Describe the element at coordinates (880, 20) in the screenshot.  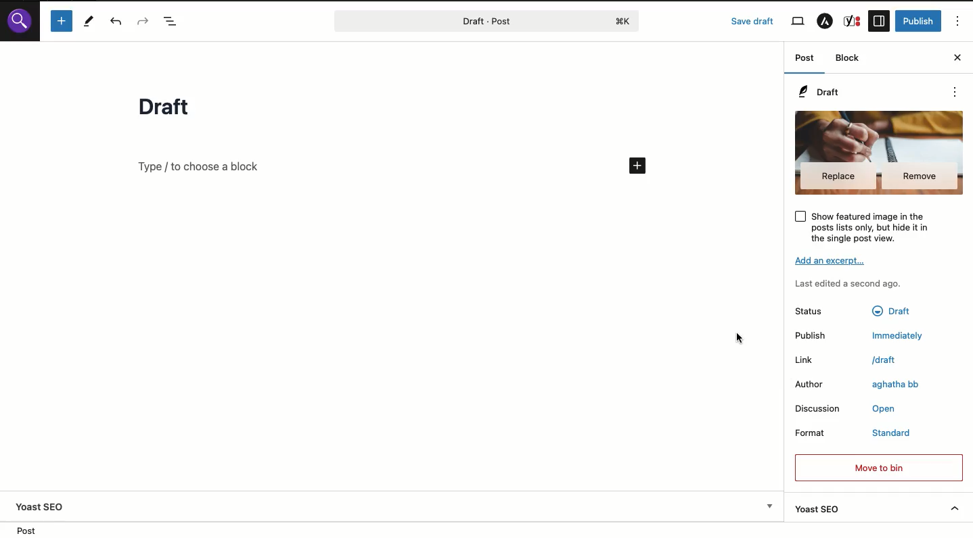
I see `Sidebar` at that location.